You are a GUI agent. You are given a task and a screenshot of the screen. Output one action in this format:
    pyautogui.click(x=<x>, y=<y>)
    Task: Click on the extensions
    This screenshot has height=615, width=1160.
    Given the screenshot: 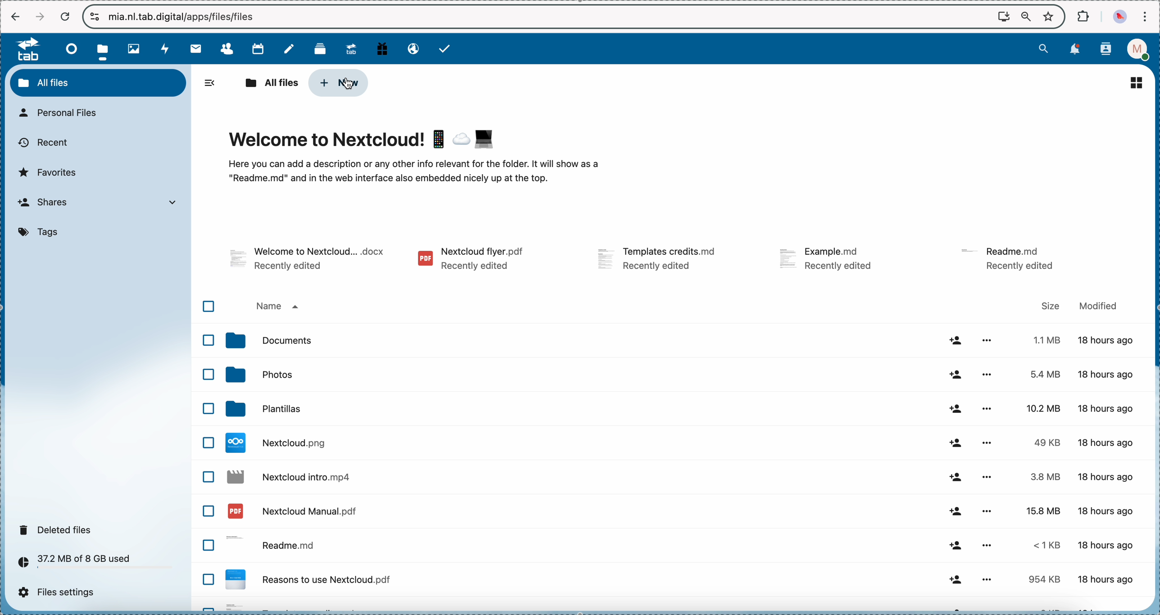 What is the action you would take?
    pyautogui.click(x=1084, y=15)
    